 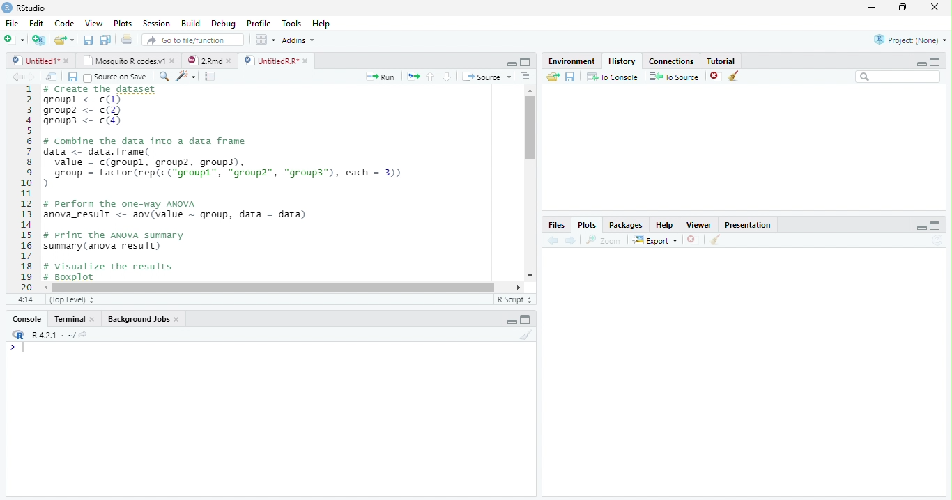 What do you see at coordinates (118, 77) in the screenshot?
I see `Source on save` at bounding box center [118, 77].